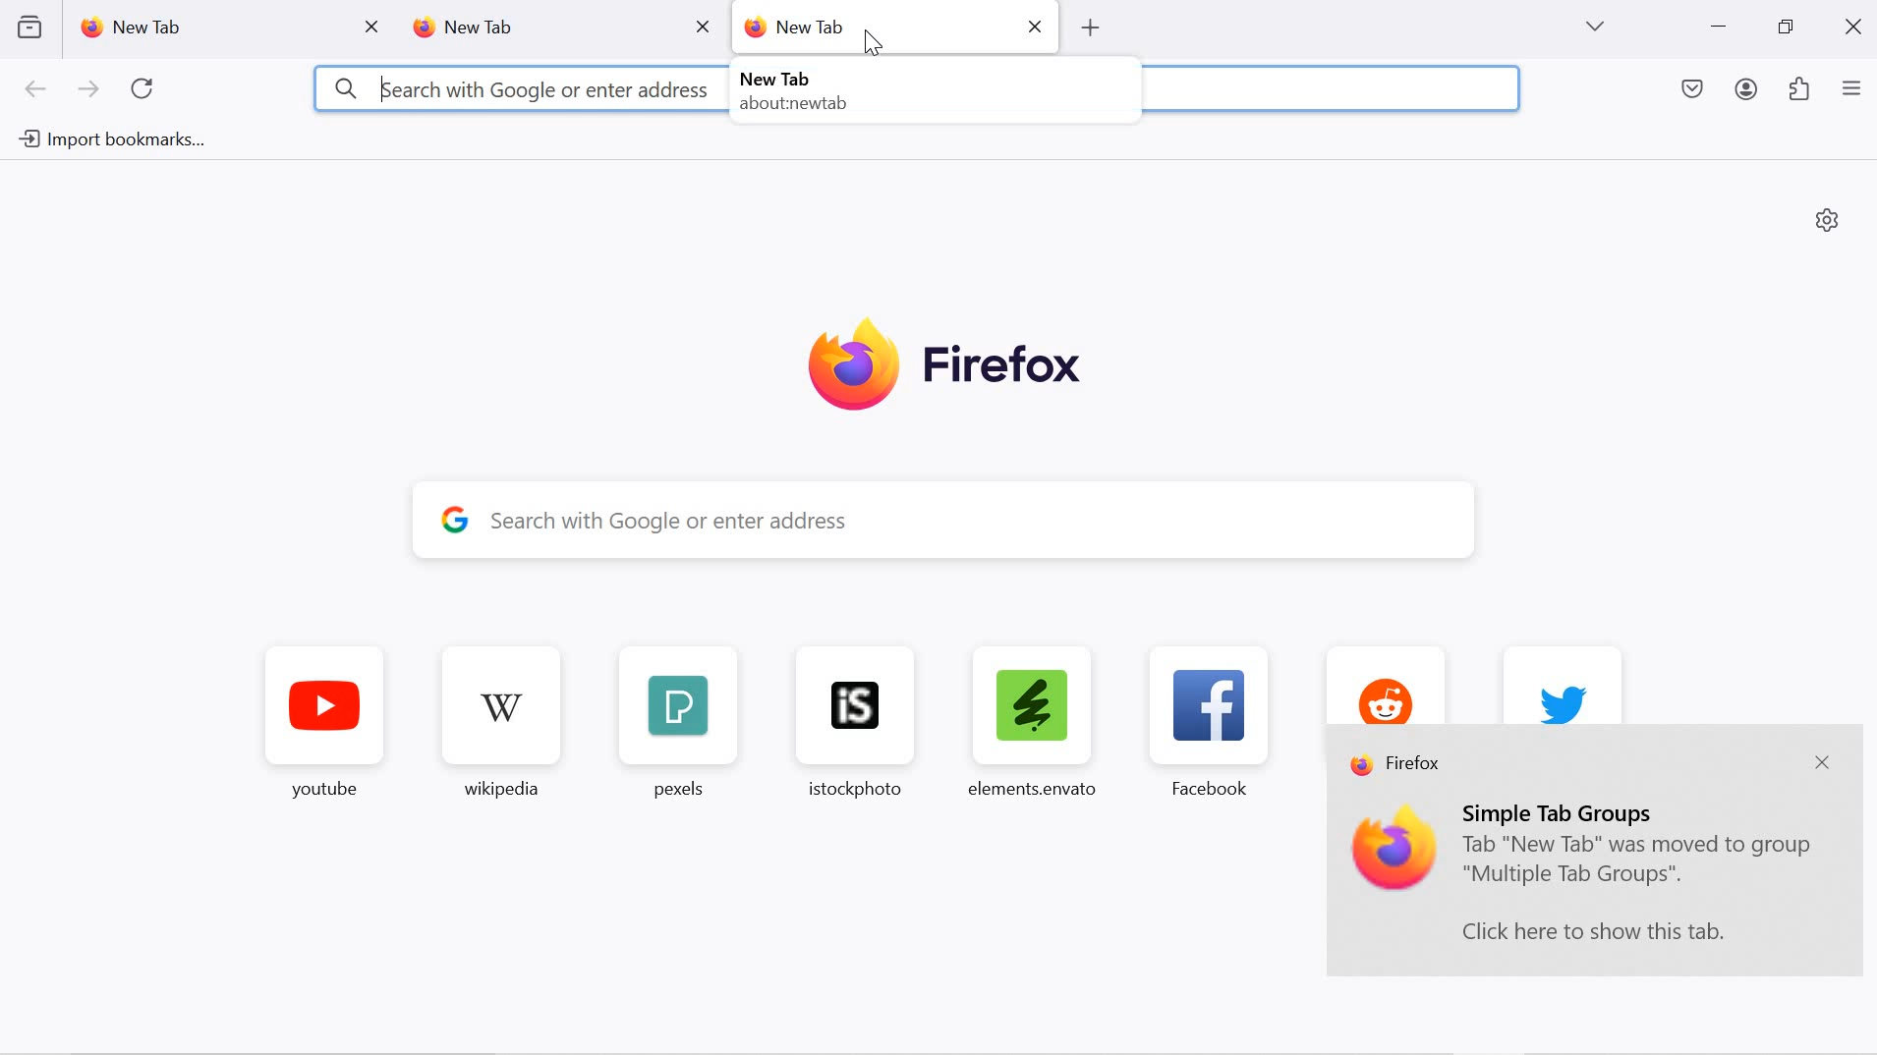 The width and height of the screenshot is (1877, 1055). I want to click on app name: firefox, so click(1398, 766).